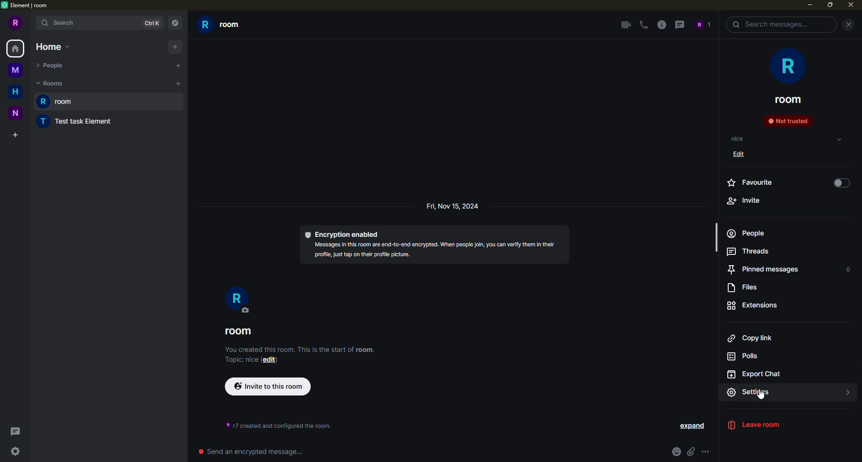  I want to click on settings, so click(17, 451).